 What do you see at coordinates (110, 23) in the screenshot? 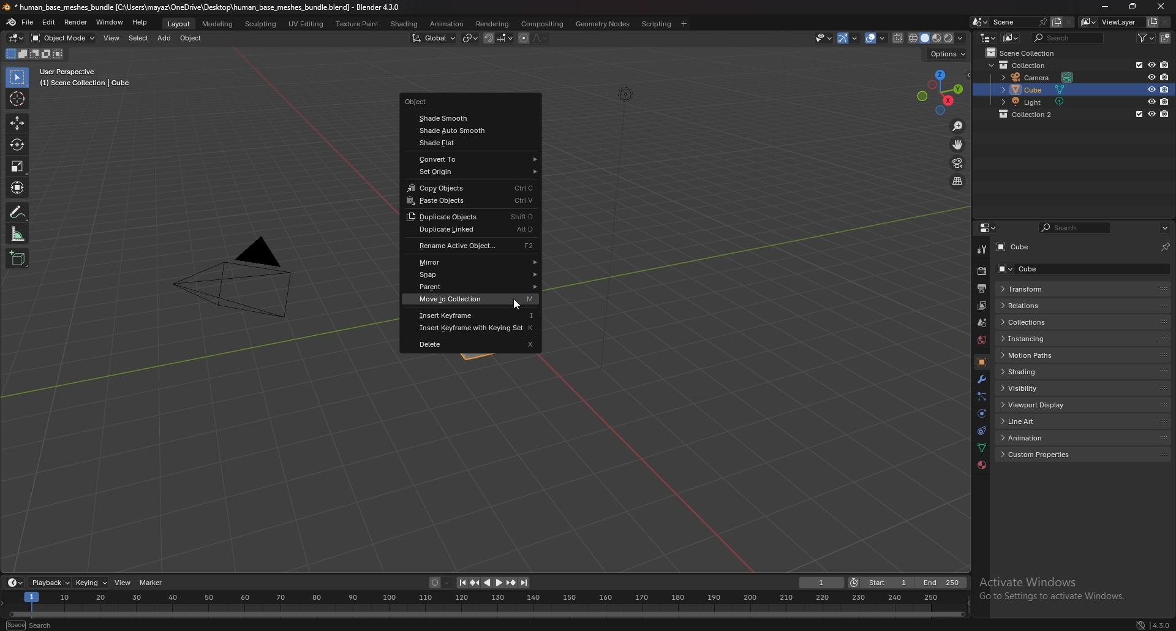
I see `window` at bounding box center [110, 23].